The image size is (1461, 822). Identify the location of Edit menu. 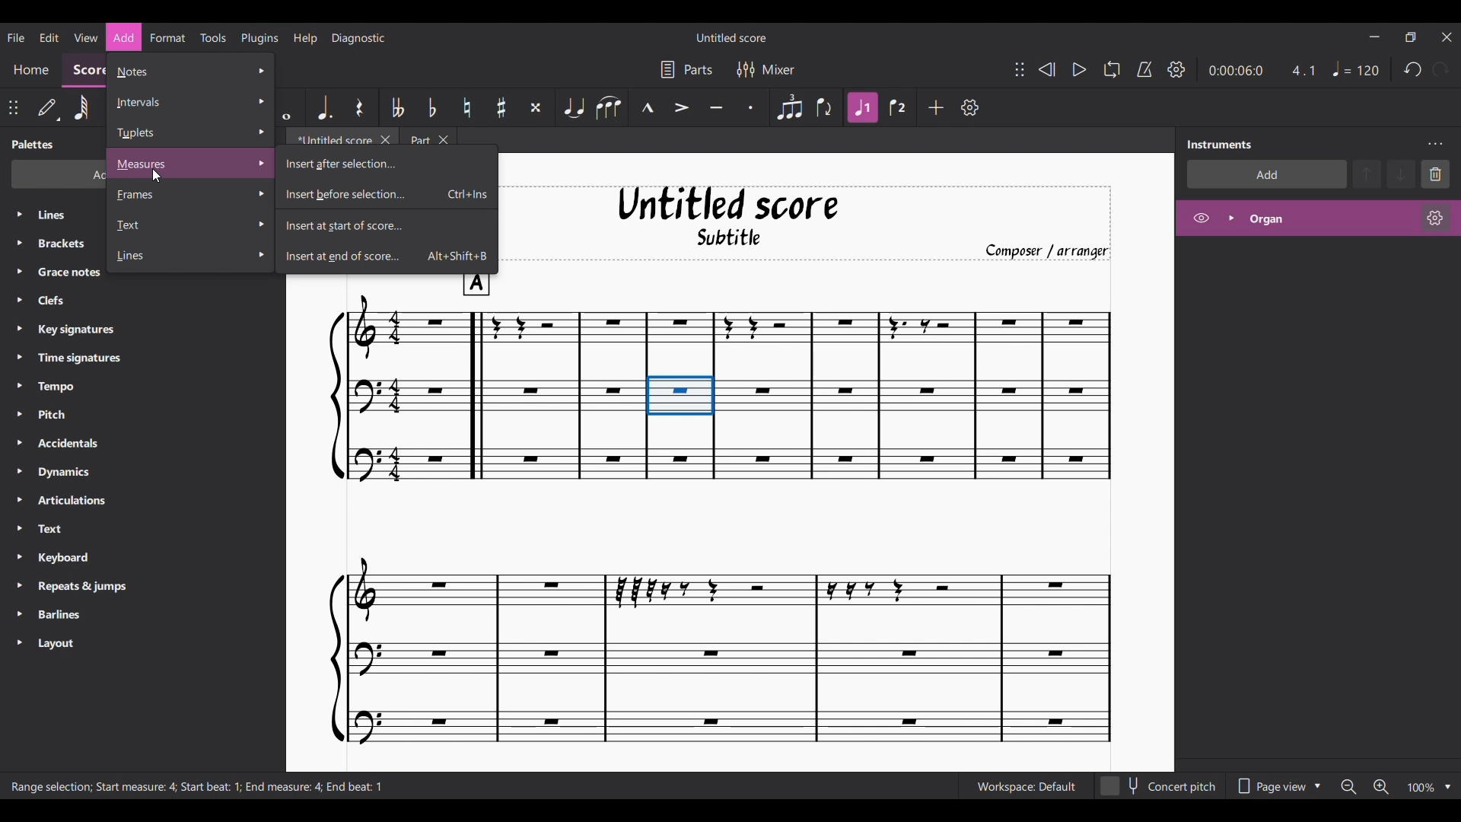
(49, 36).